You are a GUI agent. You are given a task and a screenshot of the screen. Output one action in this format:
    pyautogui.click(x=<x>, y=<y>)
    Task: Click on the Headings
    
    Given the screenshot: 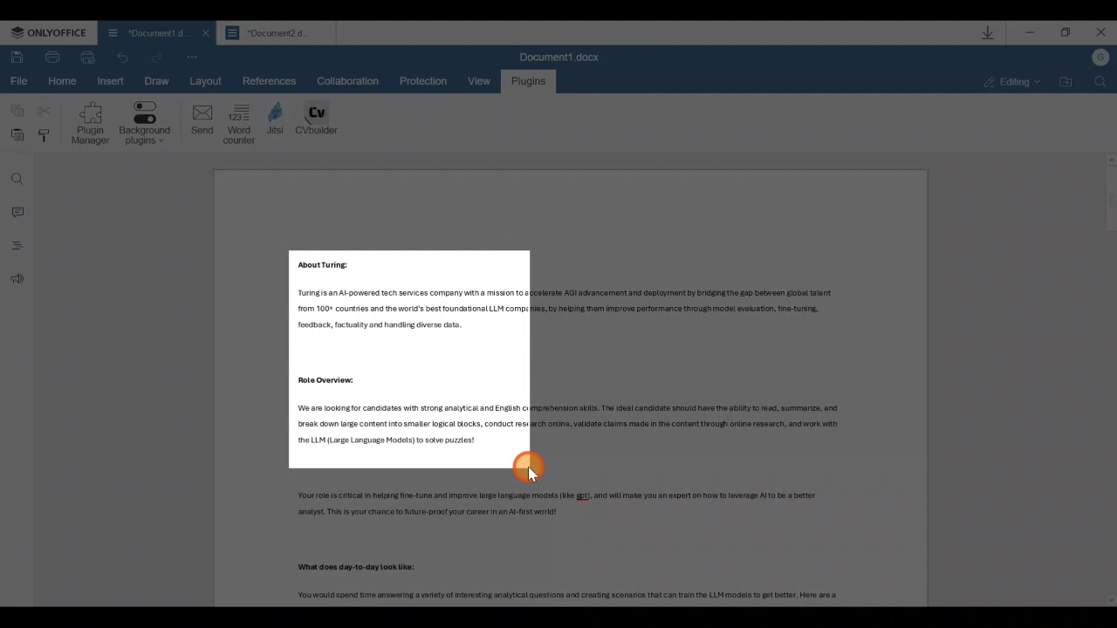 What is the action you would take?
    pyautogui.click(x=16, y=249)
    